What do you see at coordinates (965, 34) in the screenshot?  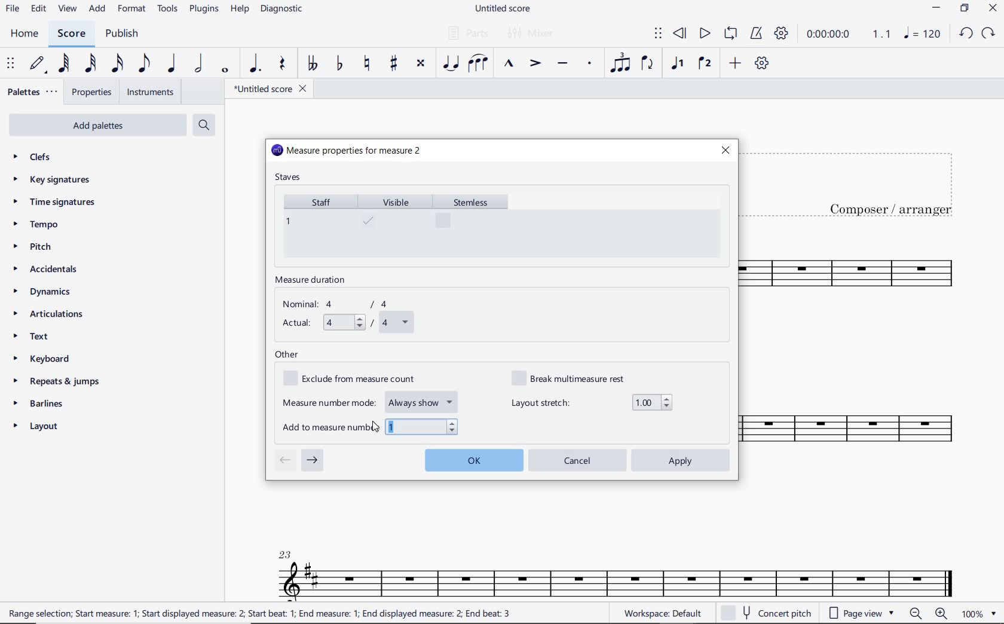 I see `UNDO` at bounding box center [965, 34].